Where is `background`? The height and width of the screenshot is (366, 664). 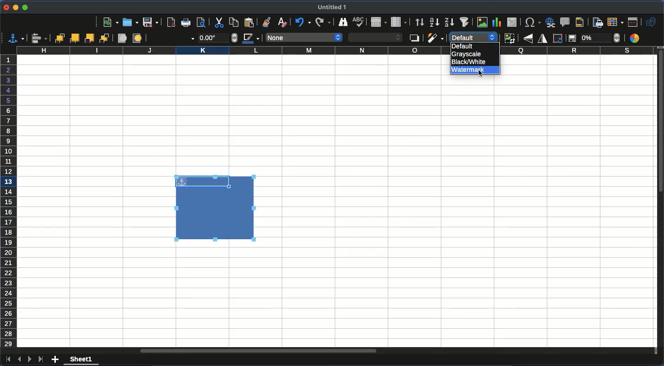 background is located at coordinates (137, 39).